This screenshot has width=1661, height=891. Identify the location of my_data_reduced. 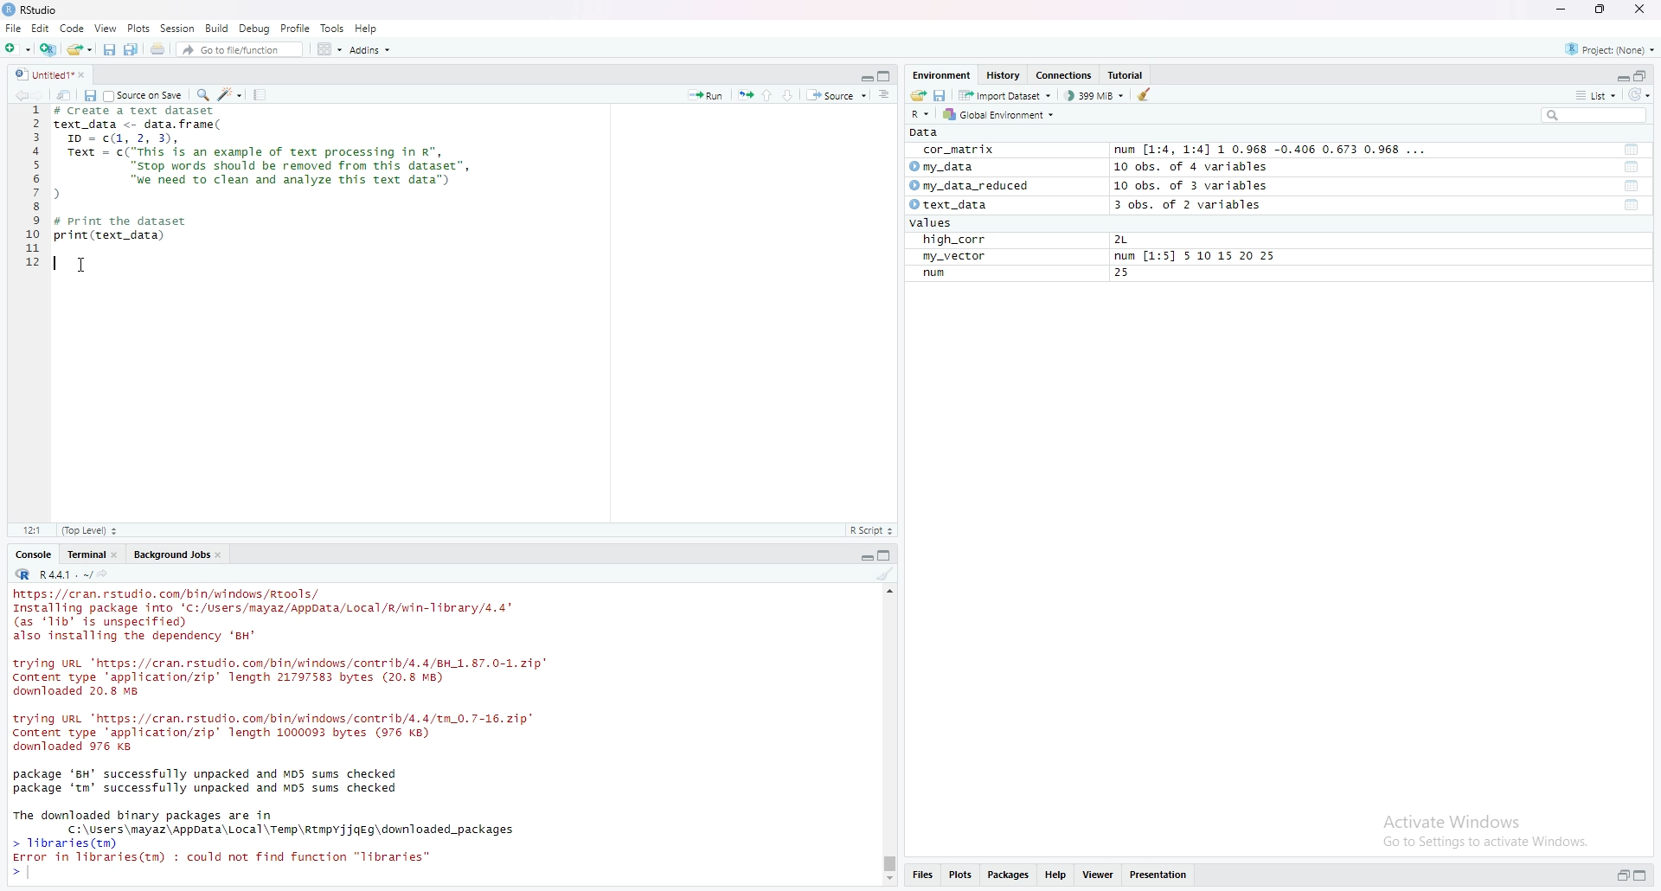
(969, 185).